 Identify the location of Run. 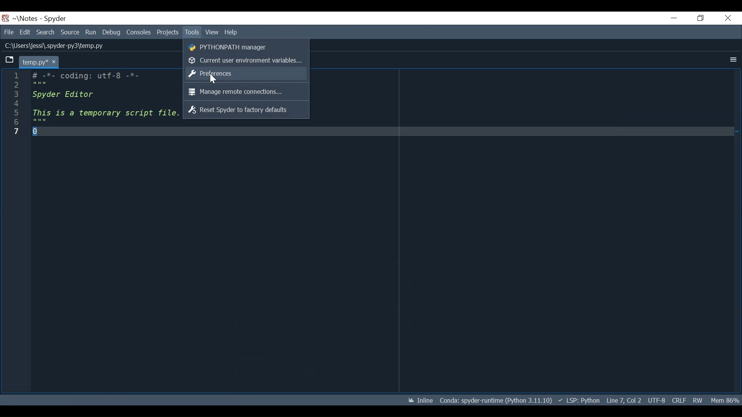
(91, 32).